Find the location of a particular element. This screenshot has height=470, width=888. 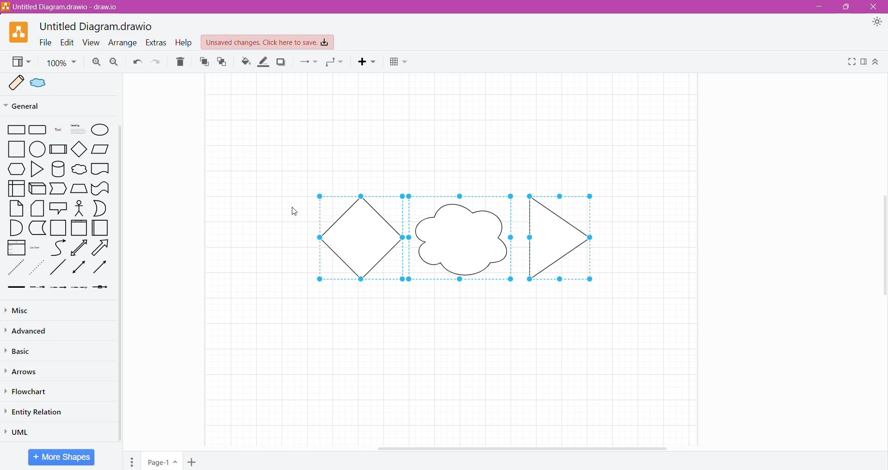

Redo is located at coordinates (157, 63).